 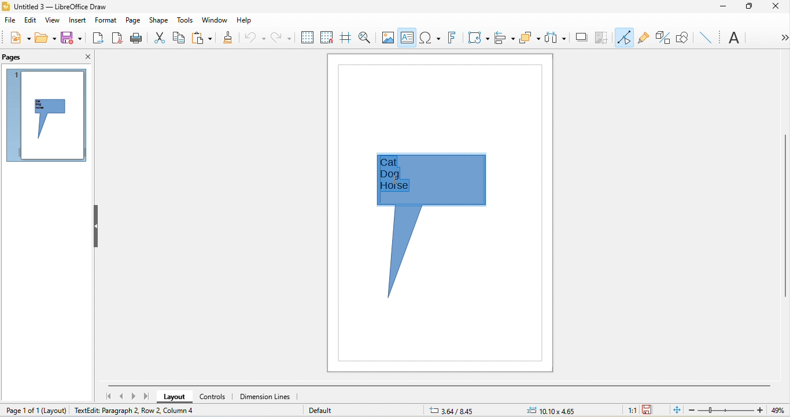 I want to click on align object, so click(x=503, y=36).